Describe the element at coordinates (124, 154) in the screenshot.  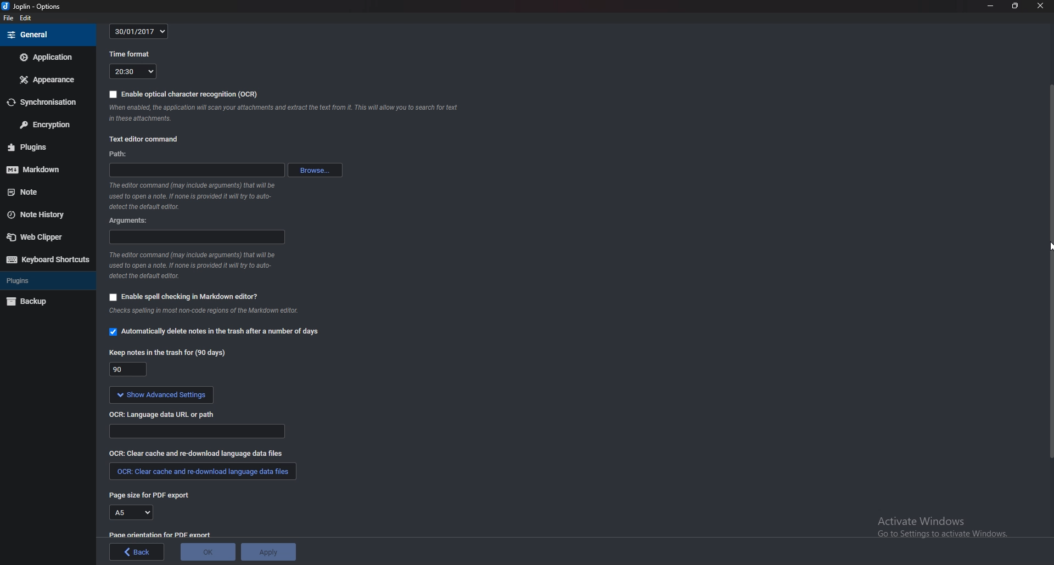
I see `path` at that location.